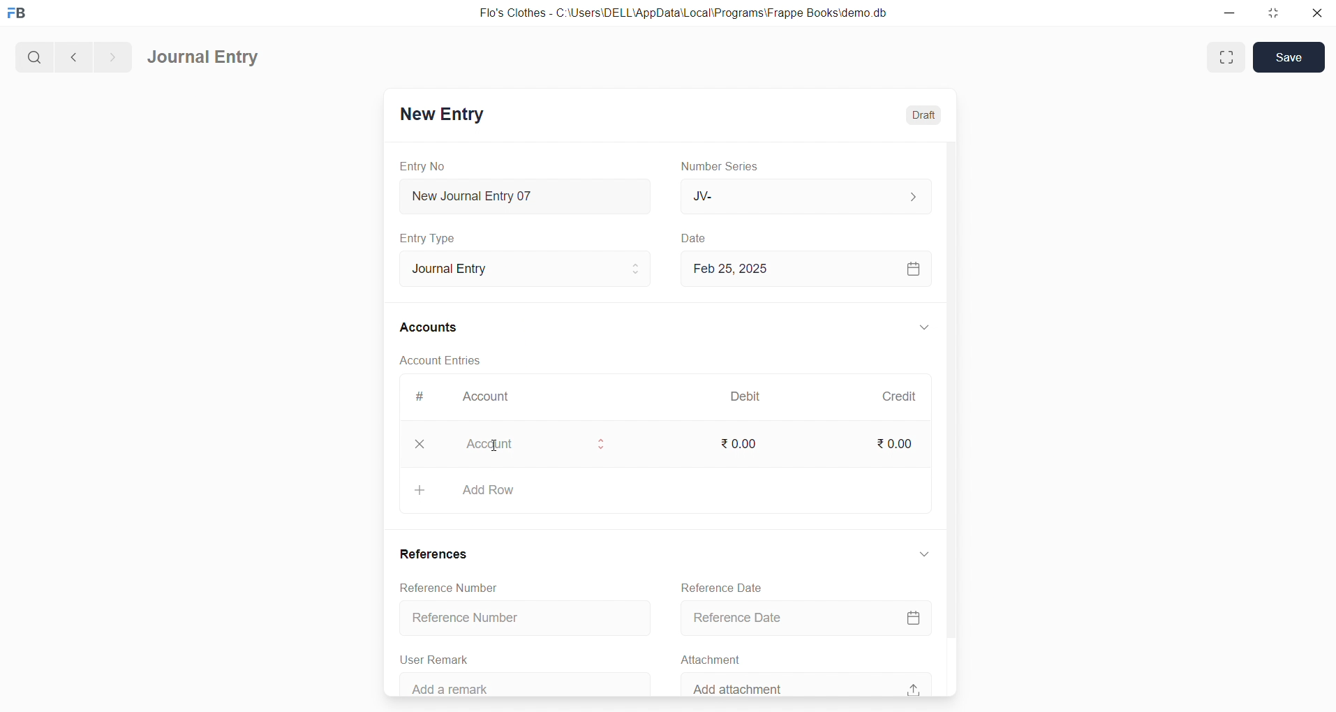 The height and width of the screenshot is (712, 1336). What do you see at coordinates (893, 443) in the screenshot?
I see `₹ 0.00` at bounding box center [893, 443].